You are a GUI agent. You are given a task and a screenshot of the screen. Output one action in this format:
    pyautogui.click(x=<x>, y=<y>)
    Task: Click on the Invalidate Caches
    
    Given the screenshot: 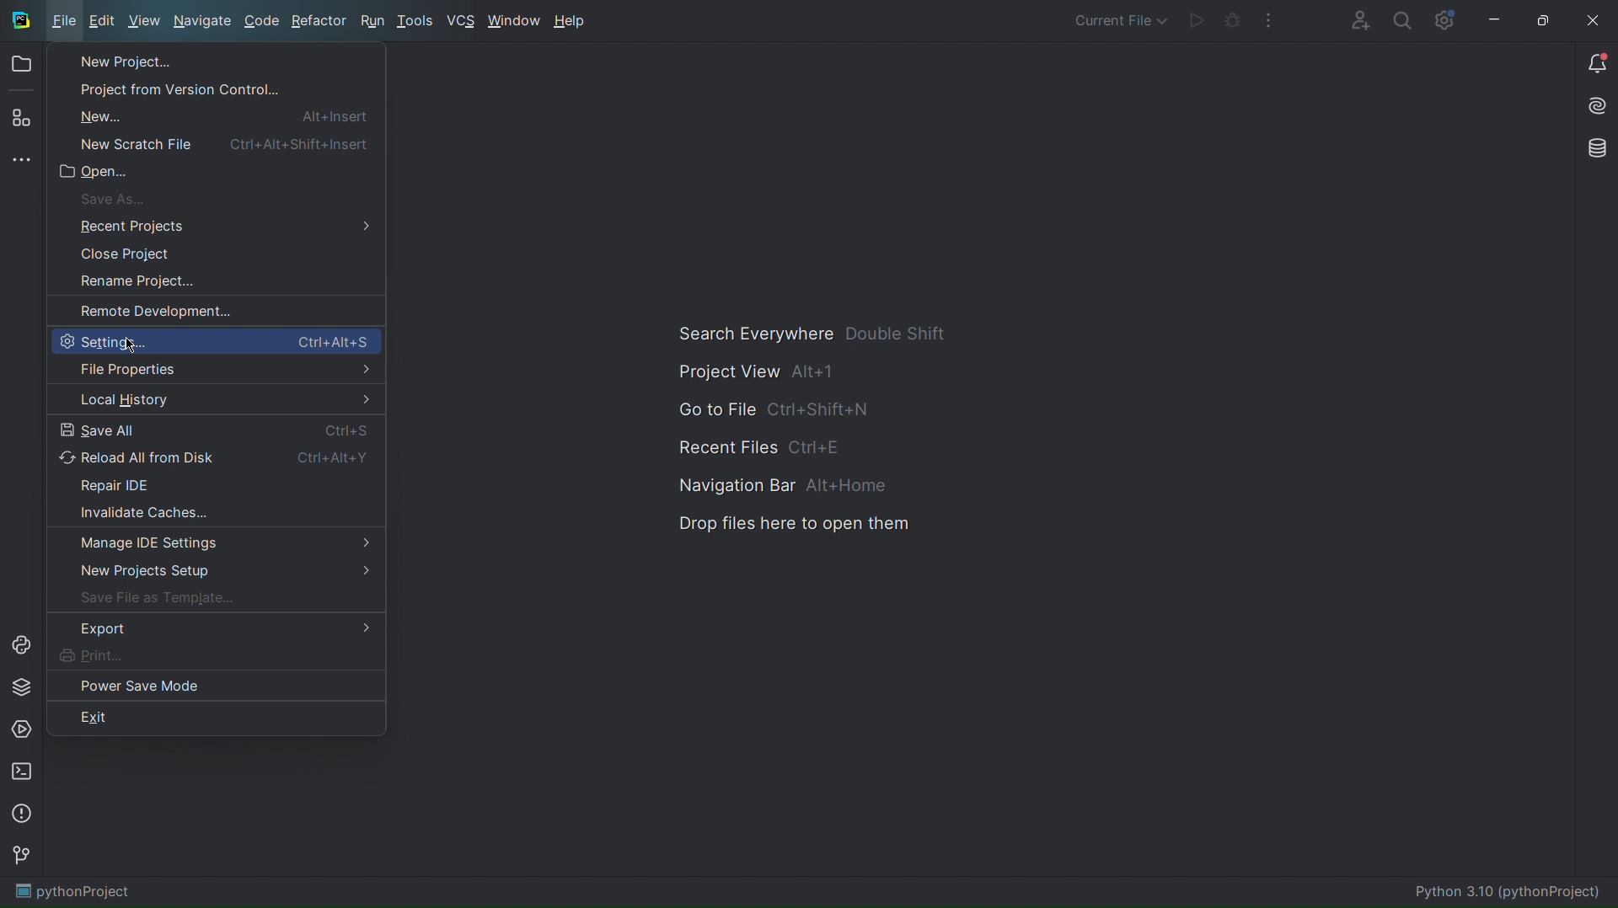 What is the action you would take?
    pyautogui.click(x=214, y=515)
    